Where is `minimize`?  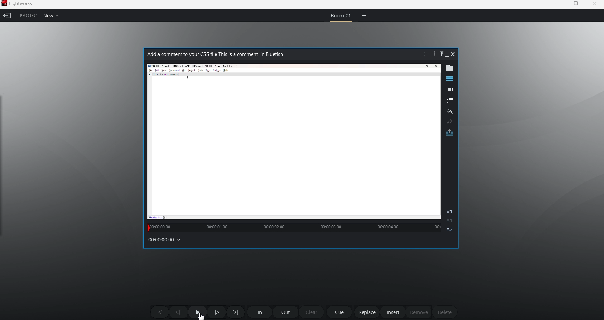 minimize is located at coordinates (557, 3).